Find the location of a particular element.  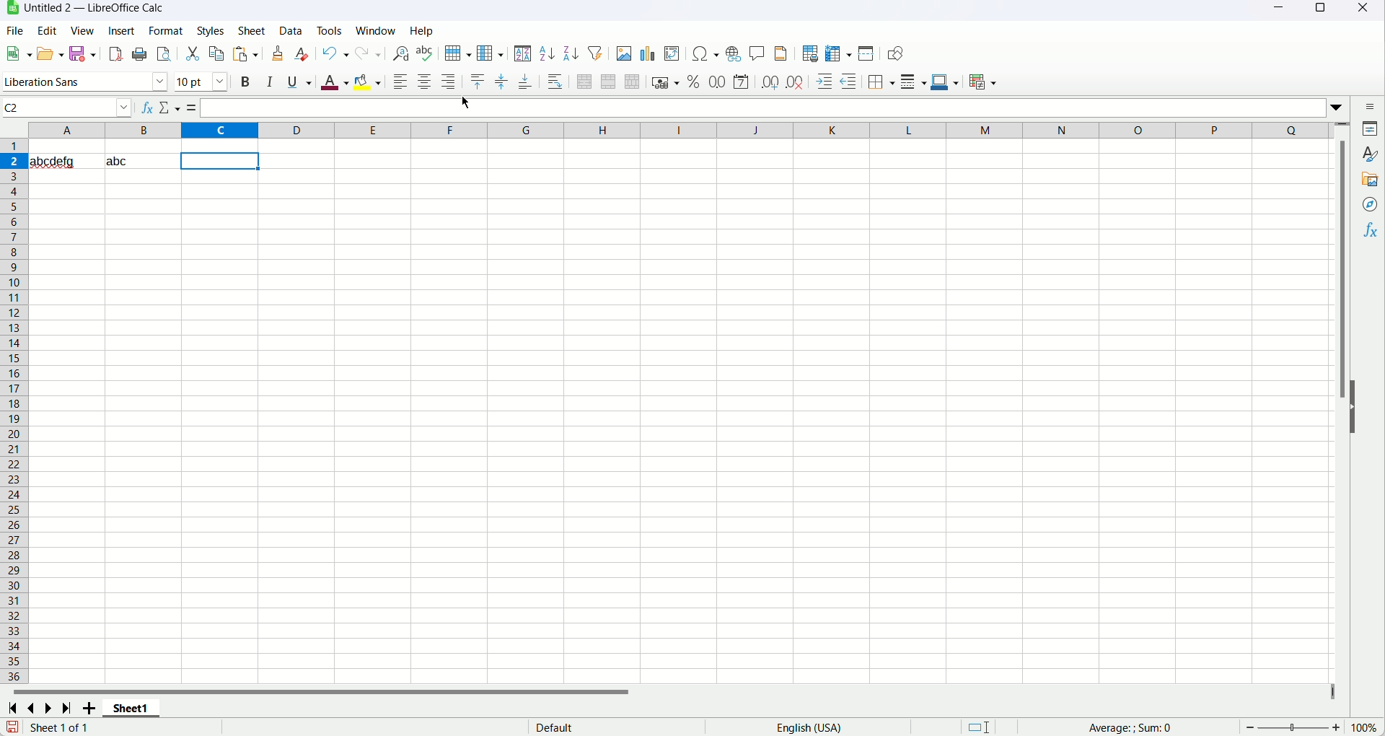

gallery is located at coordinates (1370, 180).